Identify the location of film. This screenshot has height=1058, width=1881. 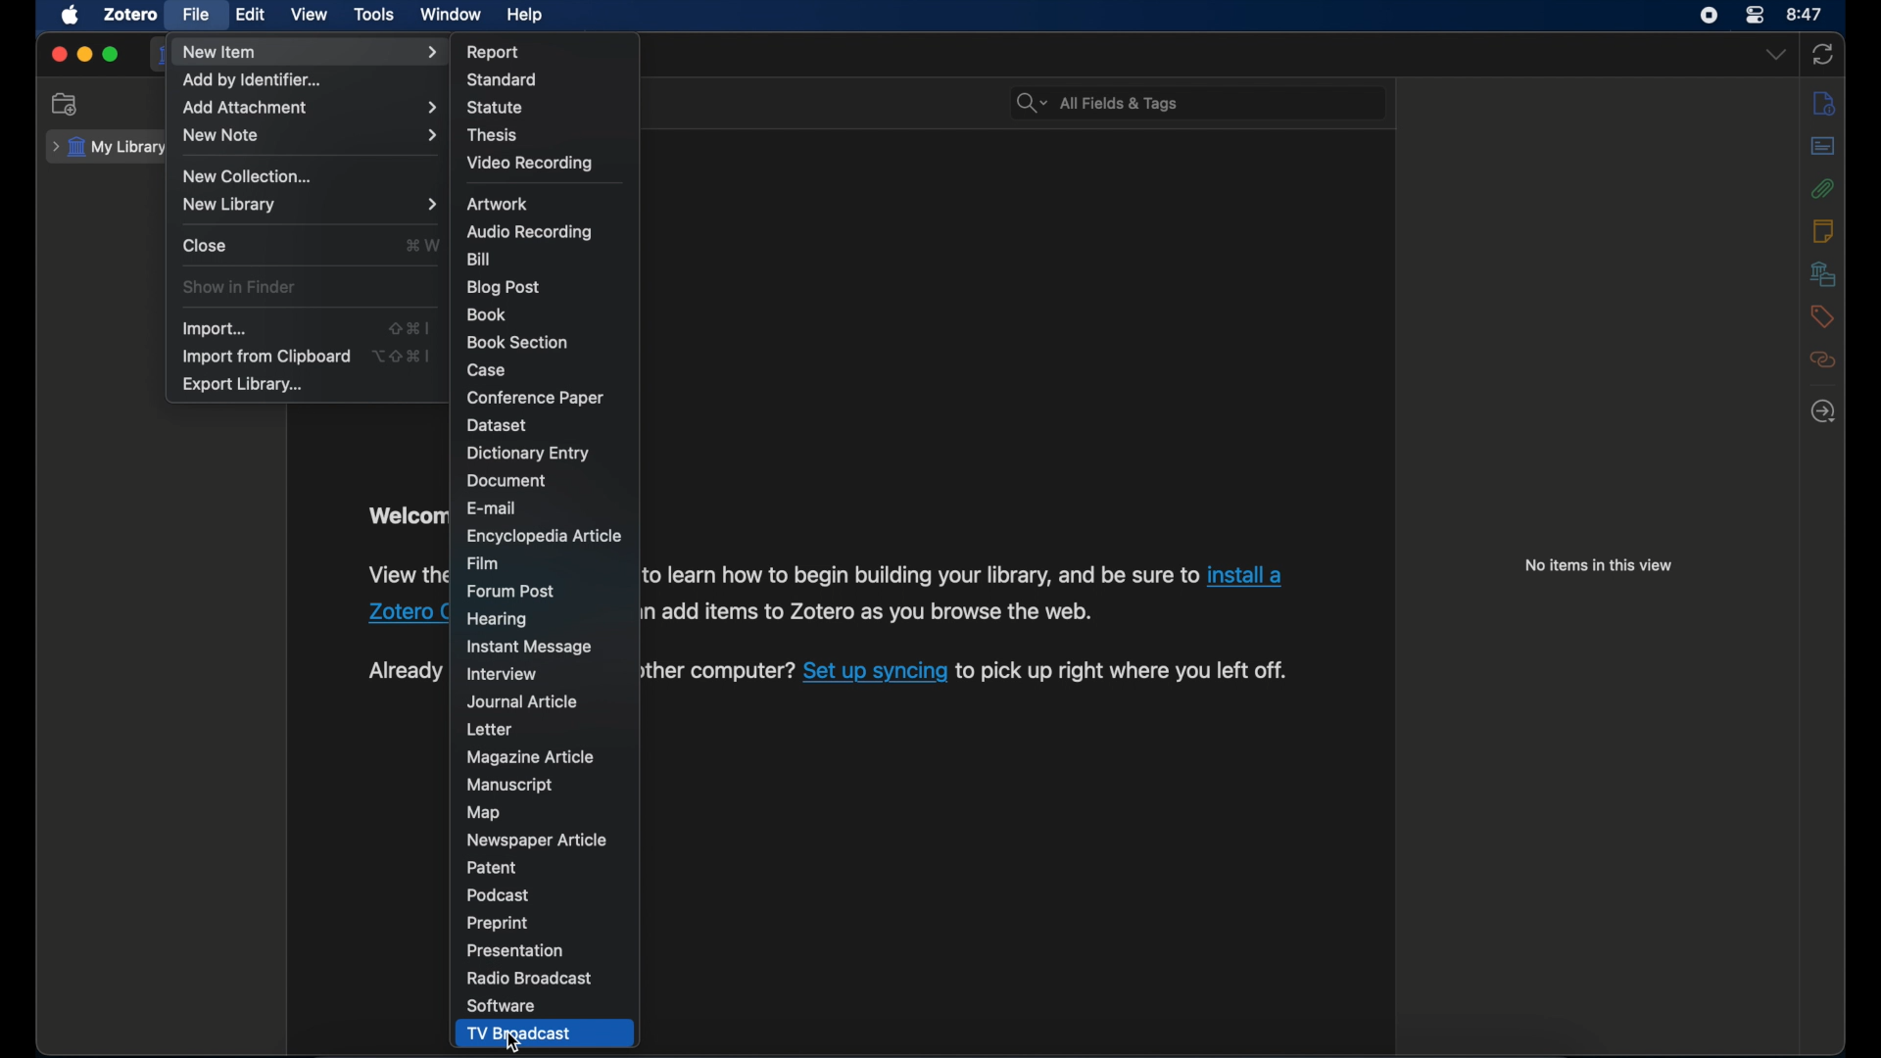
(483, 562).